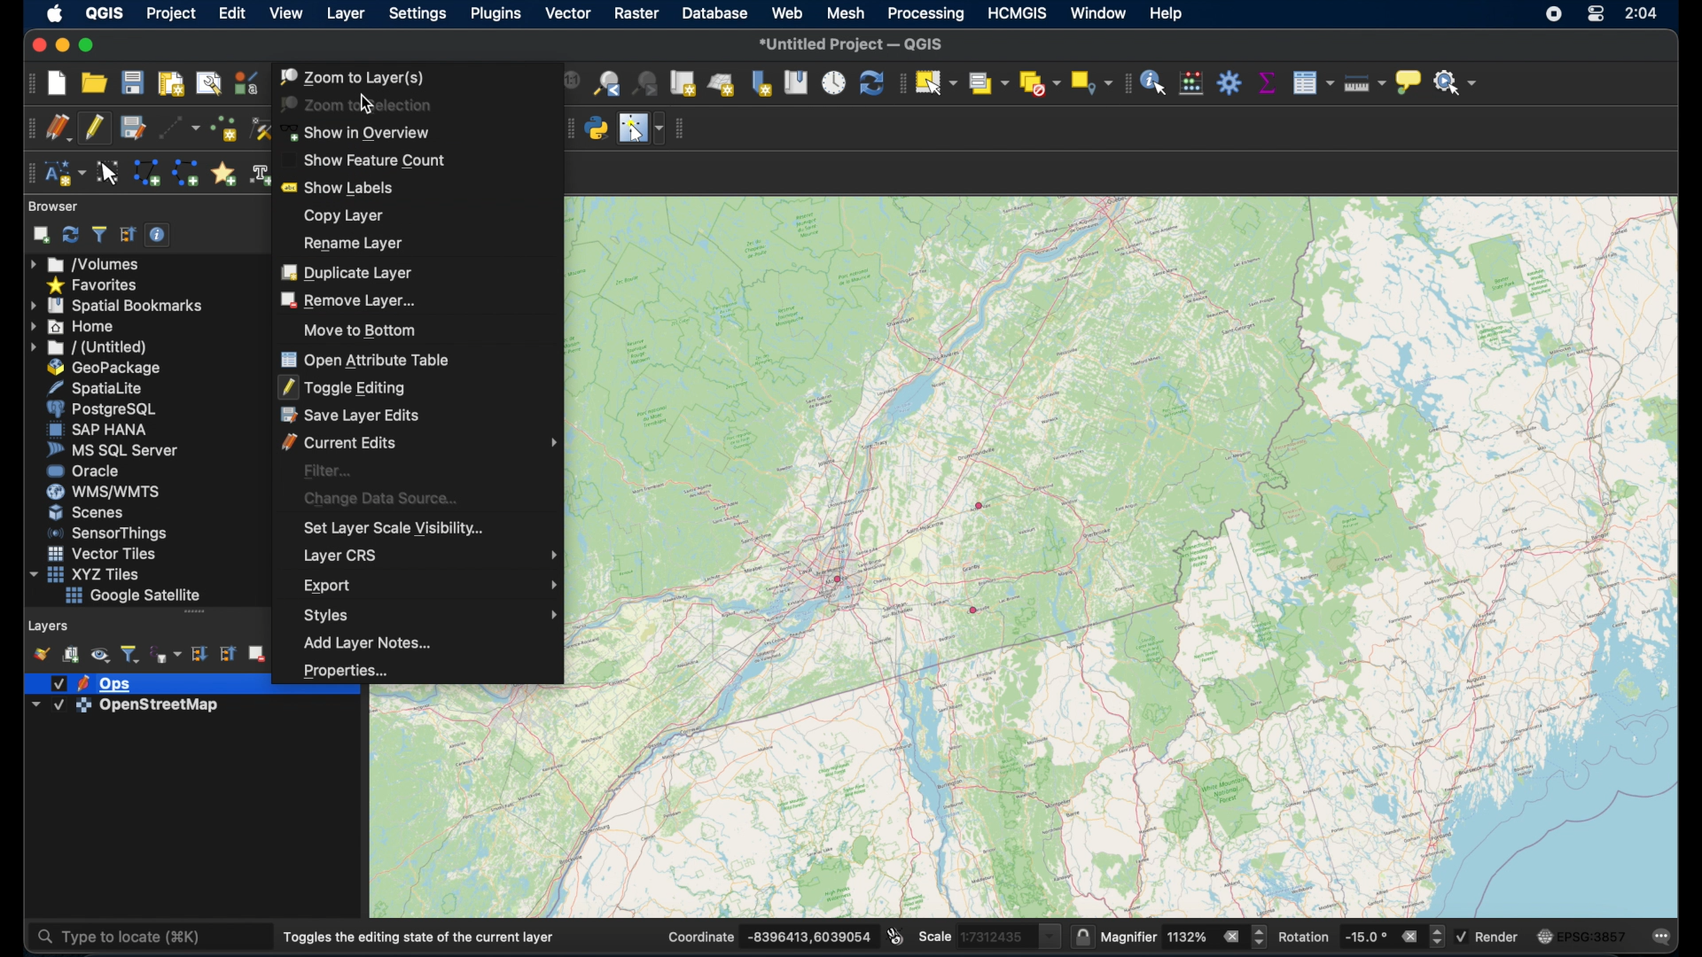  What do you see at coordinates (131, 706) in the screenshot?
I see `layer` at bounding box center [131, 706].